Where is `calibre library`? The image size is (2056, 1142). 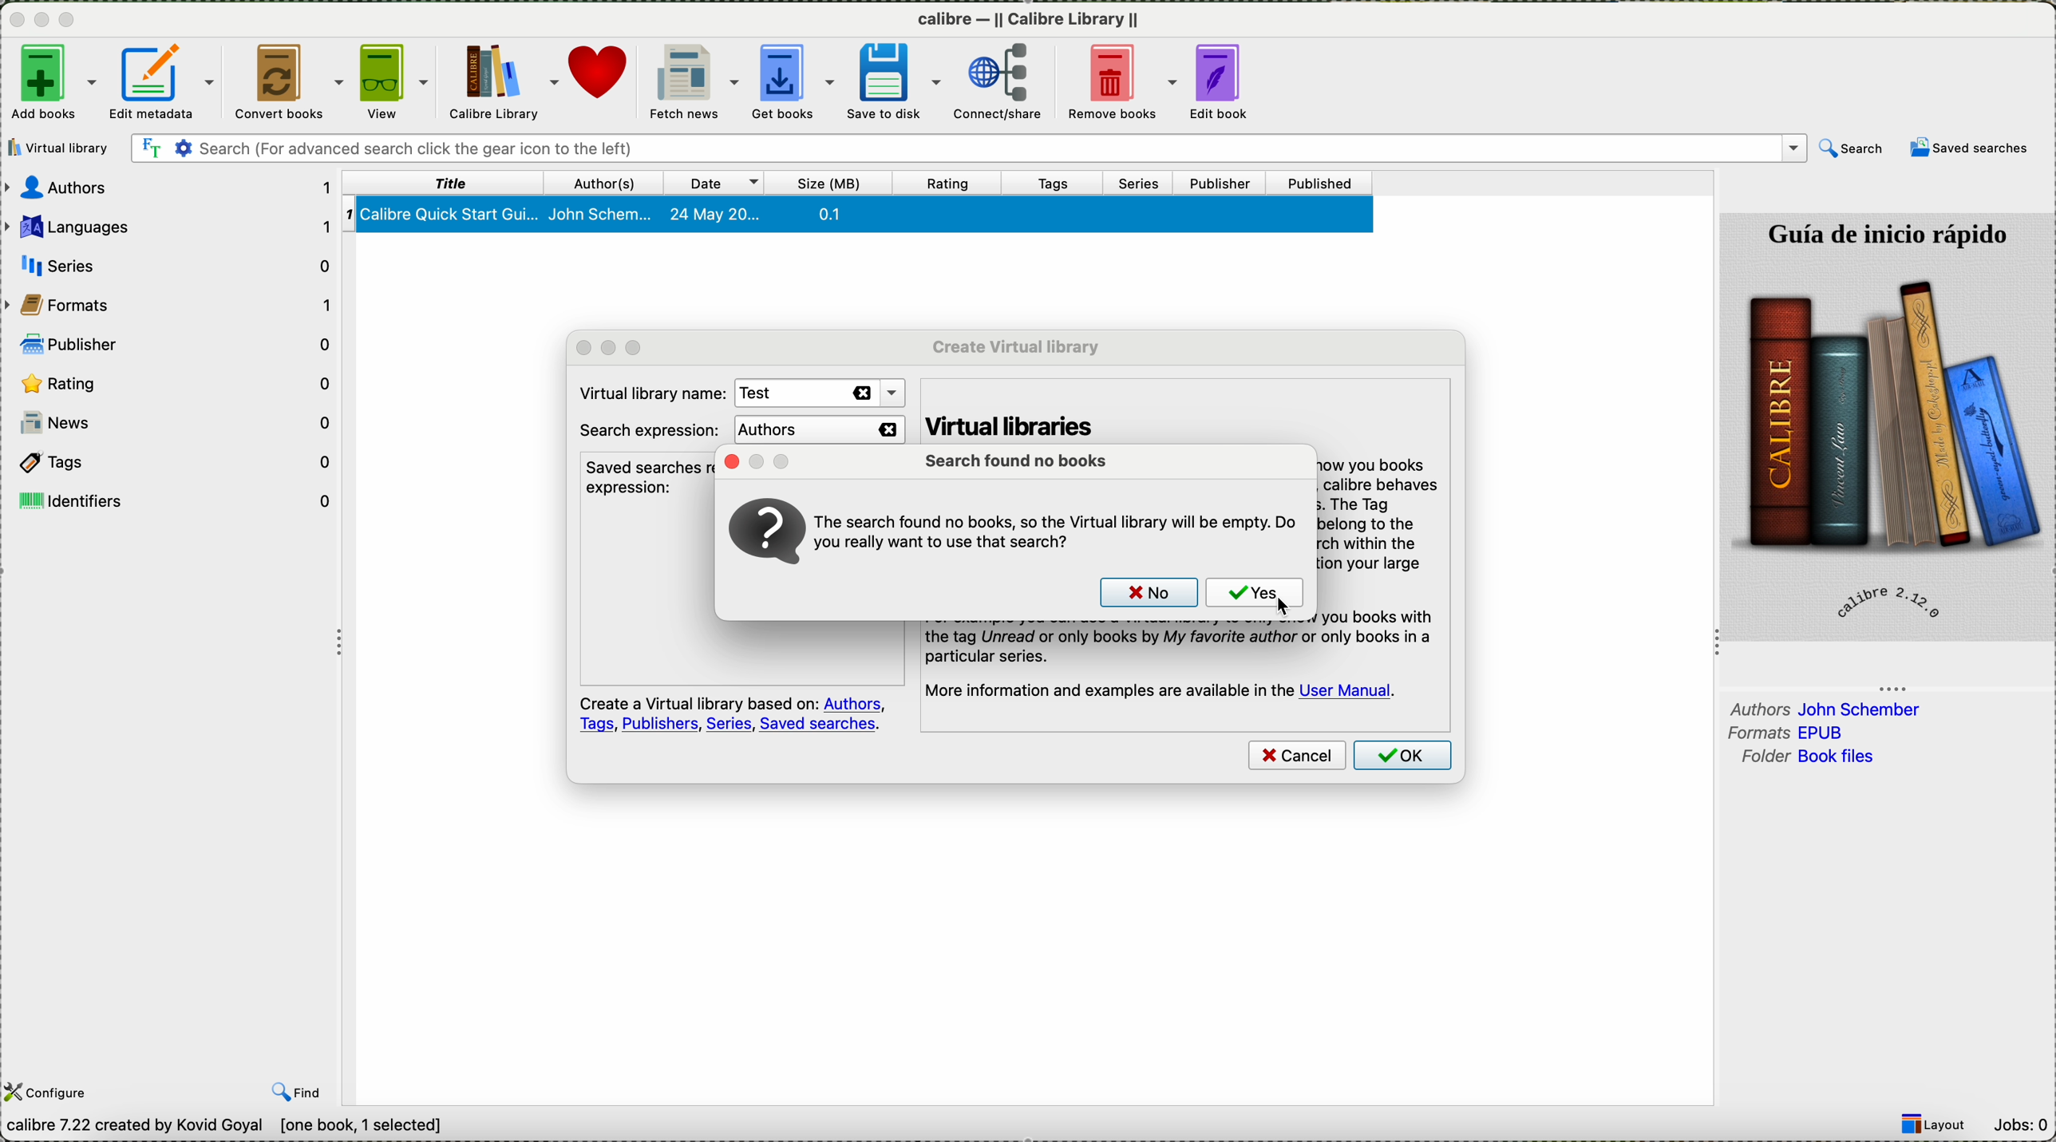
calibre library is located at coordinates (506, 82).